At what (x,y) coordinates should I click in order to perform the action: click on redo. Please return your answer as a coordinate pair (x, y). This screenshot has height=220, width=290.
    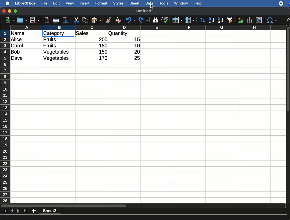
    Looking at the image, I should click on (143, 20).